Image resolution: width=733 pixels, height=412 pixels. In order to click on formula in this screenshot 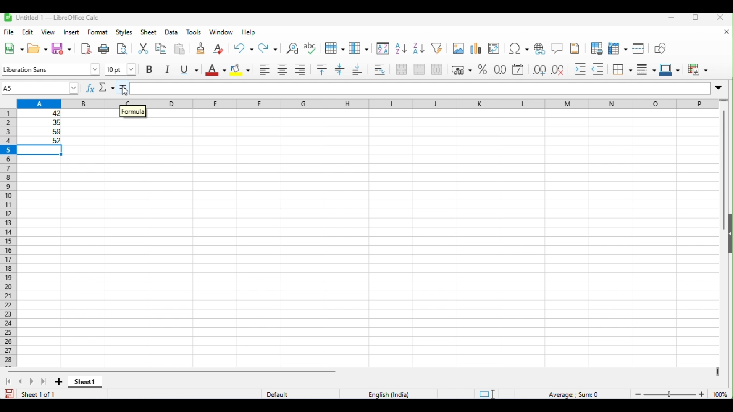, I will do `click(133, 111)`.